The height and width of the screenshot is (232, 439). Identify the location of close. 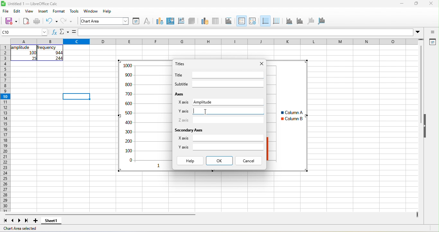
(262, 64).